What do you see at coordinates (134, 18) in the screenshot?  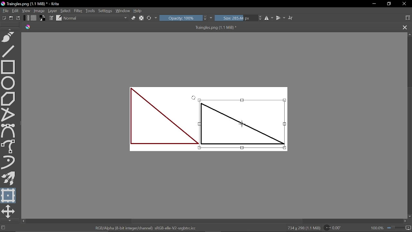 I see `Eraser` at bounding box center [134, 18].